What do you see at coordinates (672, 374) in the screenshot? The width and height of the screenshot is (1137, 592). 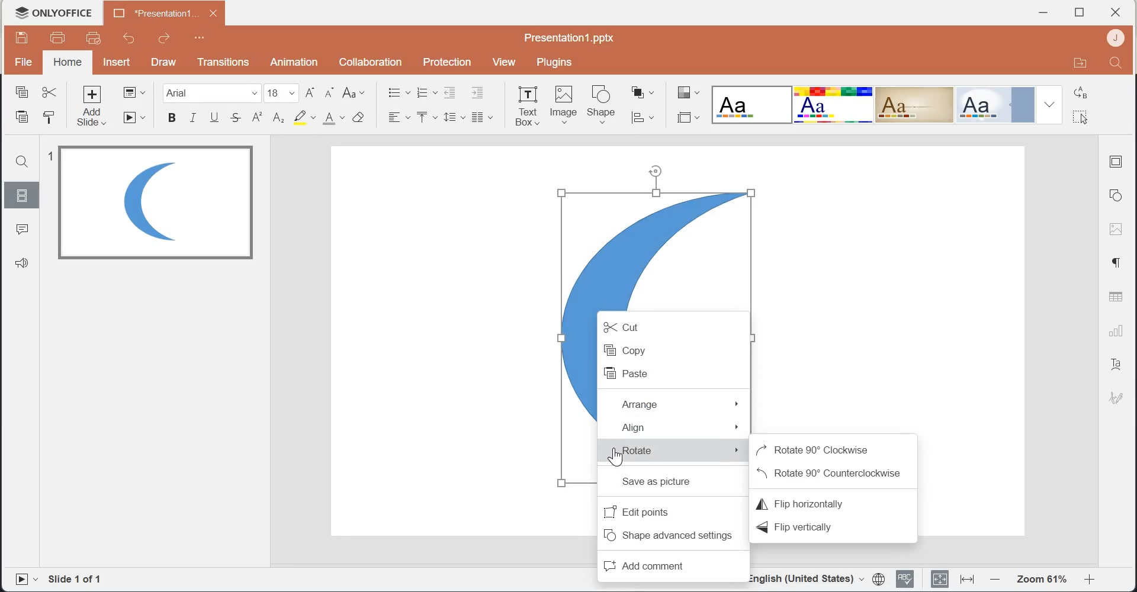 I see `Paste` at bounding box center [672, 374].